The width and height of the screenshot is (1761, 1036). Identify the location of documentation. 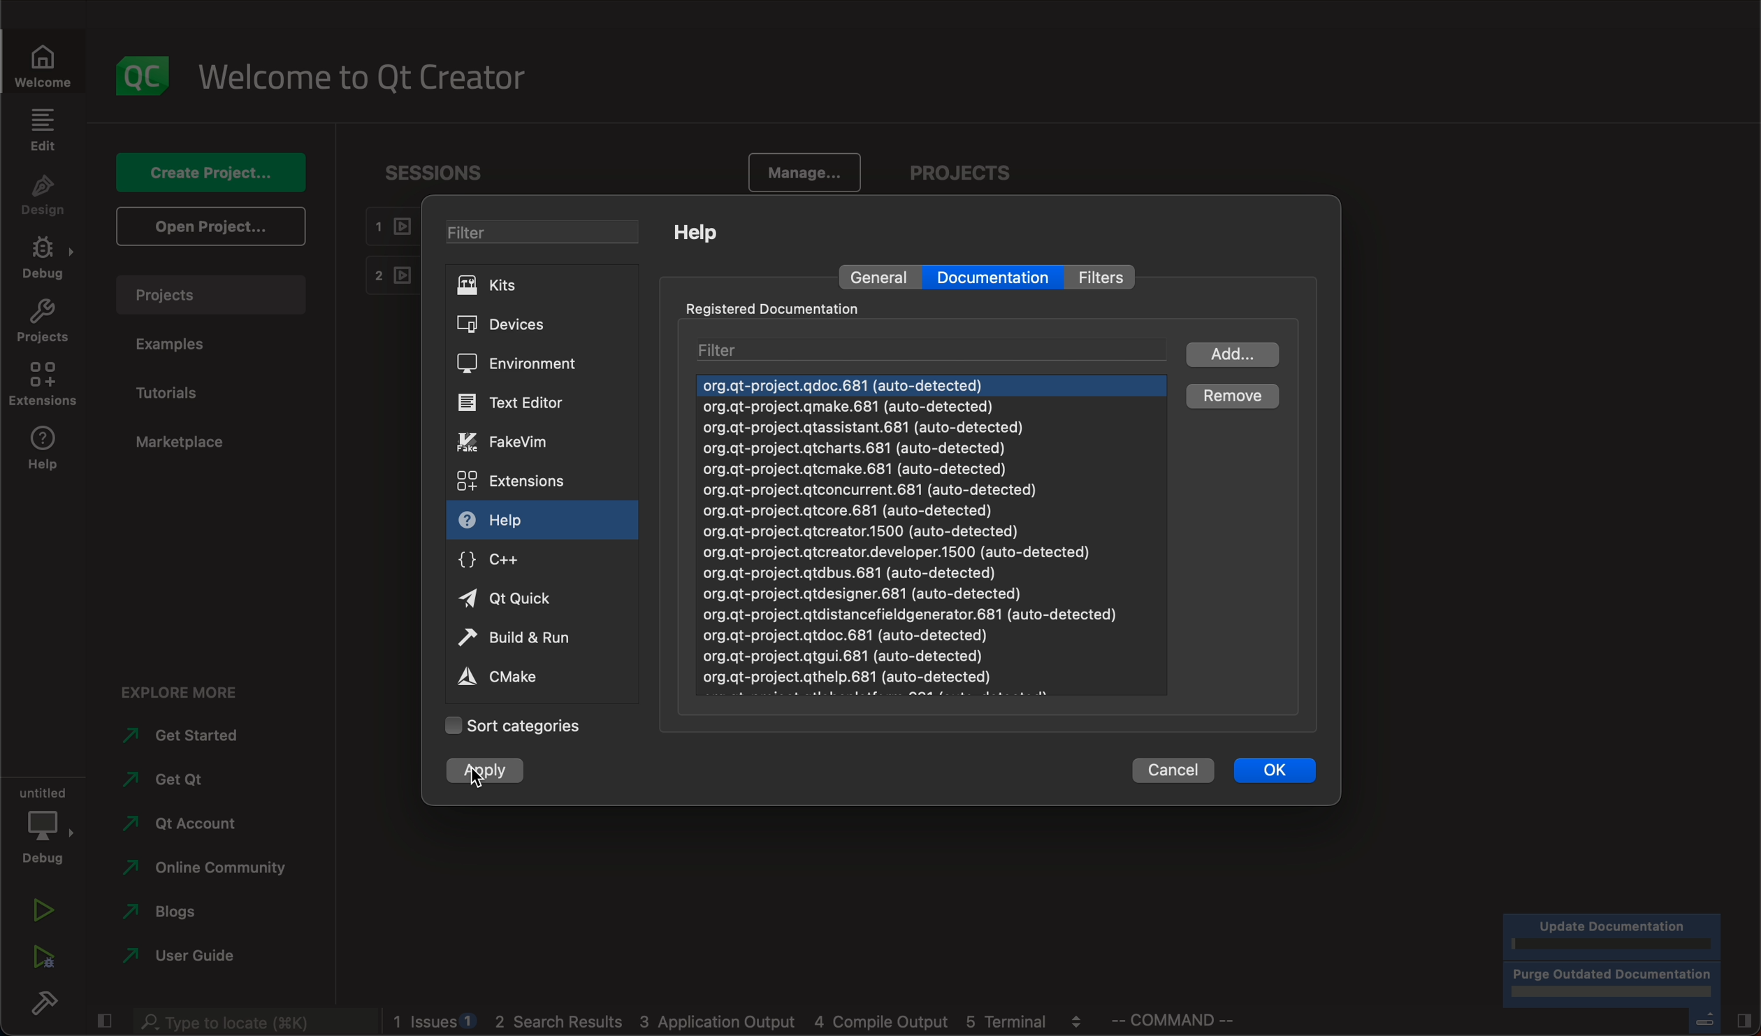
(994, 278).